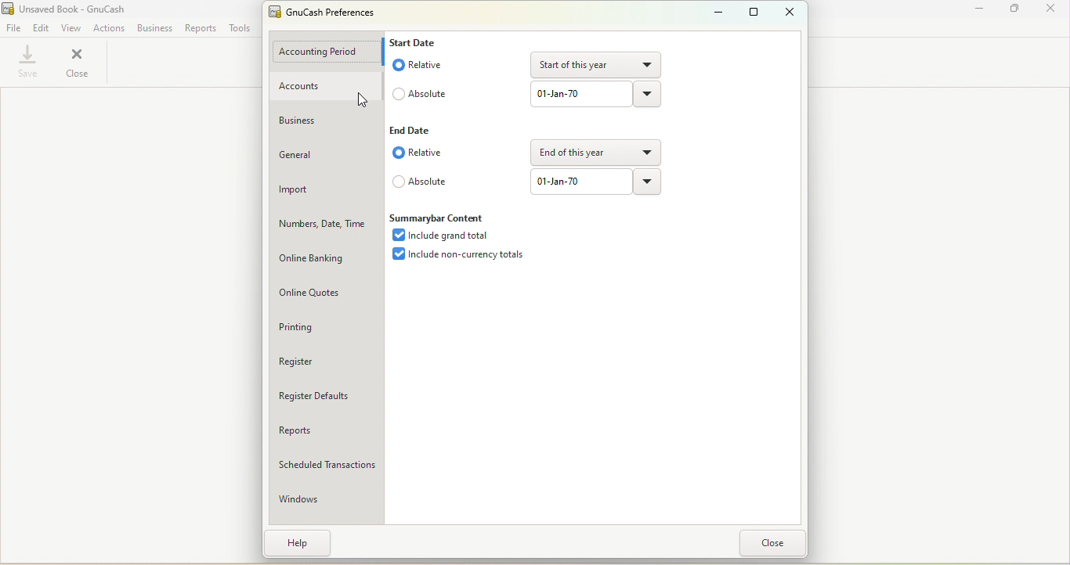 The width and height of the screenshot is (1070, 565). What do you see at coordinates (363, 99) in the screenshot?
I see `cursor` at bounding box center [363, 99].